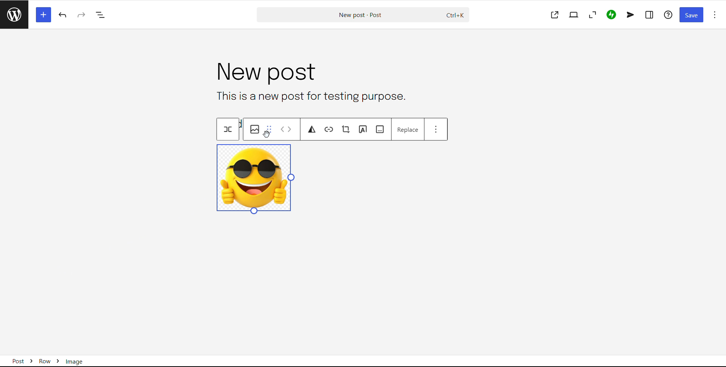  Describe the element at coordinates (650, 15) in the screenshot. I see `settings` at that location.